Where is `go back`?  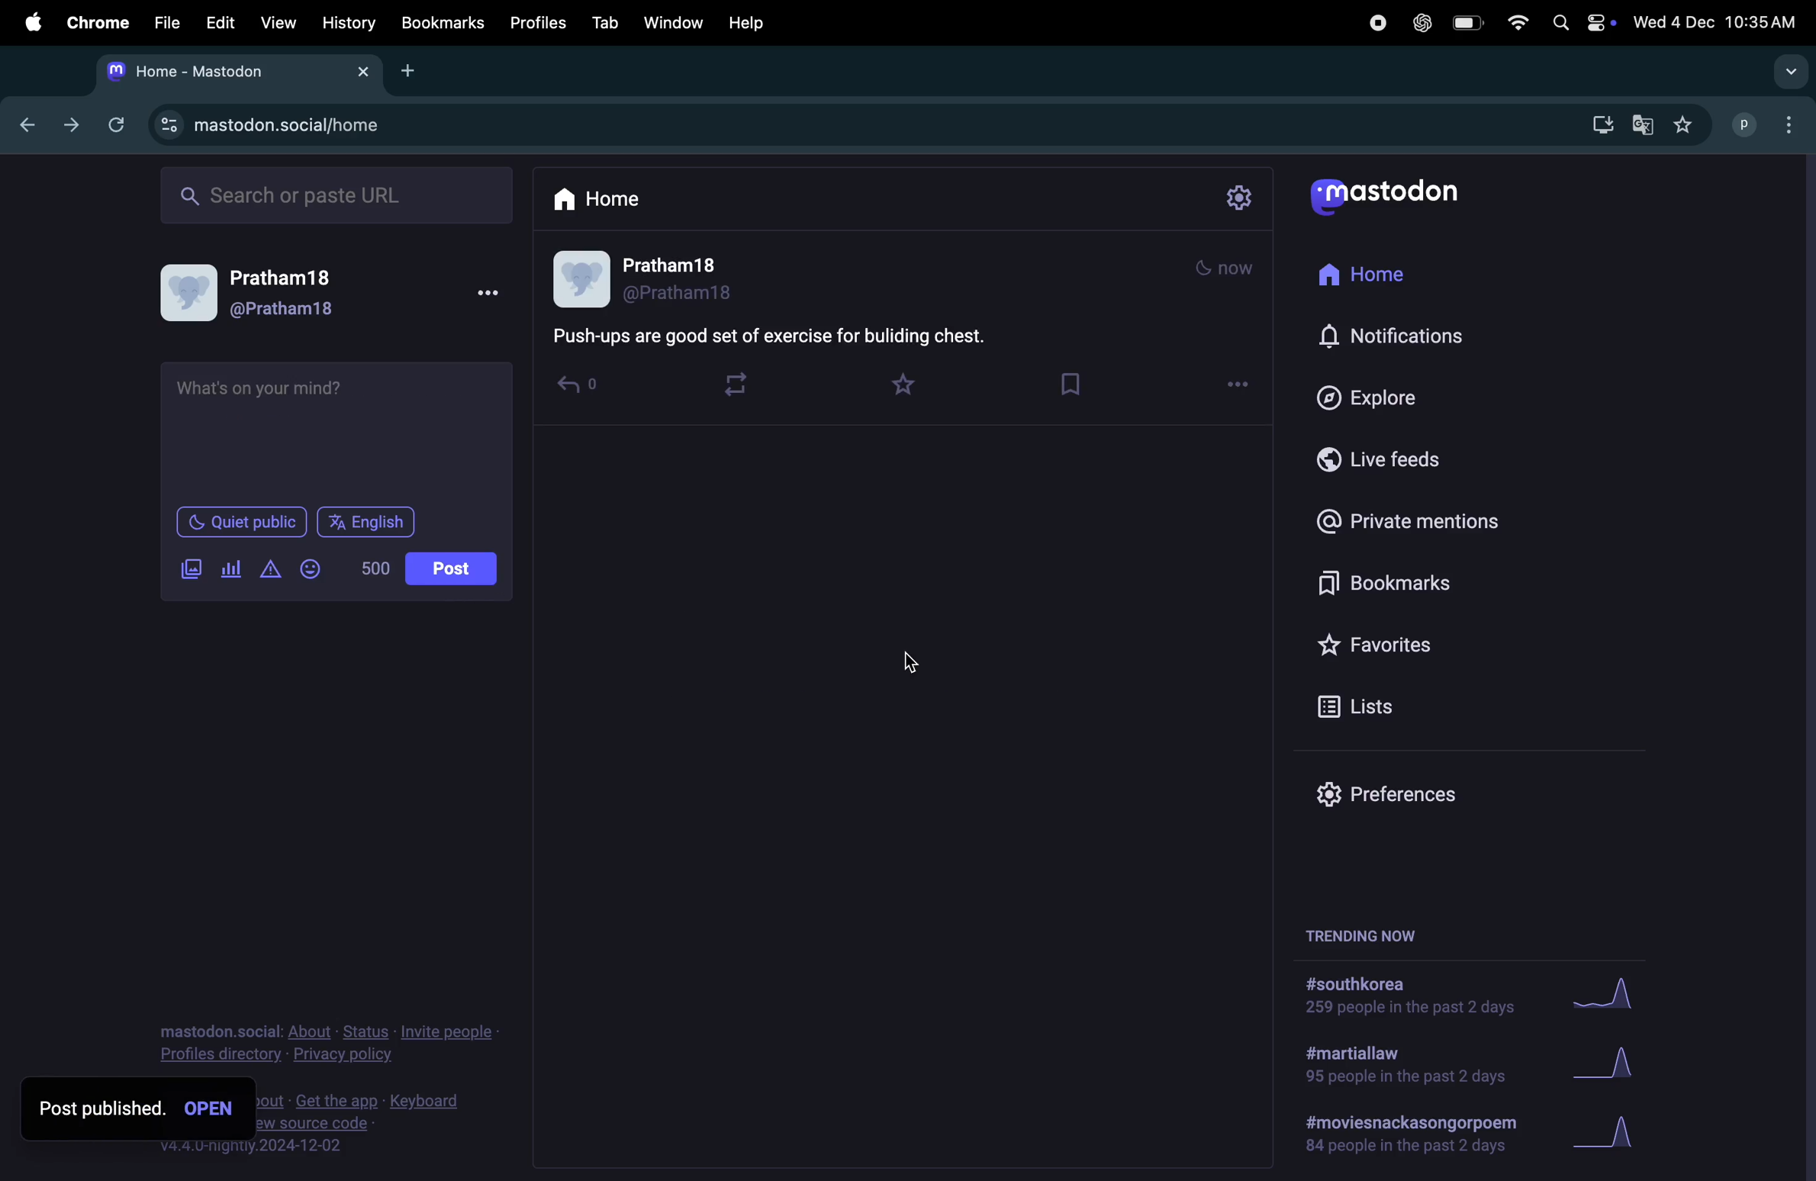 go back is located at coordinates (23, 122).